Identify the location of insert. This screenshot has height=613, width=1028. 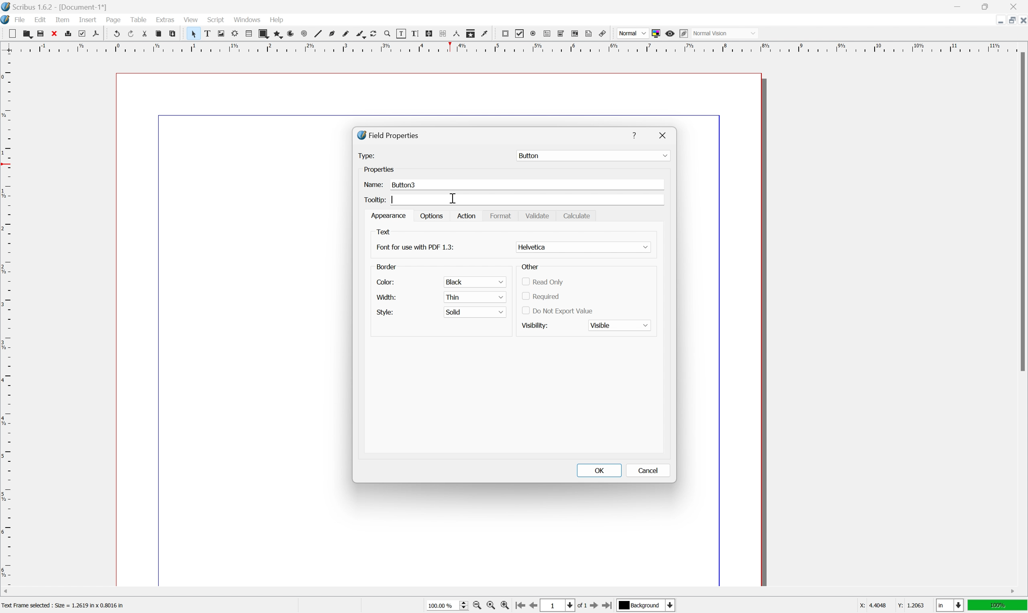
(89, 20).